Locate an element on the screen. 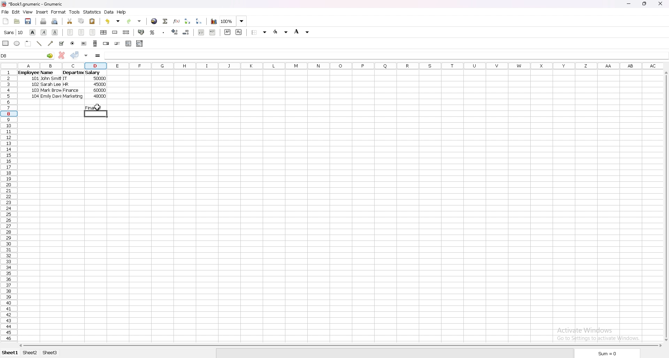  hyperlink is located at coordinates (155, 21).